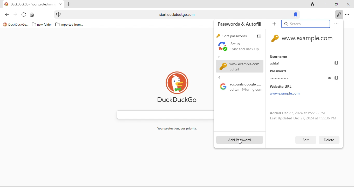 The width and height of the screenshot is (354, 187). Describe the element at coordinates (339, 15) in the screenshot. I see `key icon to show passwords and auto fills when clicked` at that location.